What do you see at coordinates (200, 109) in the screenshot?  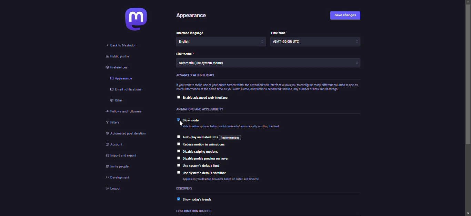 I see `animations and accessibility` at bounding box center [200, 109].